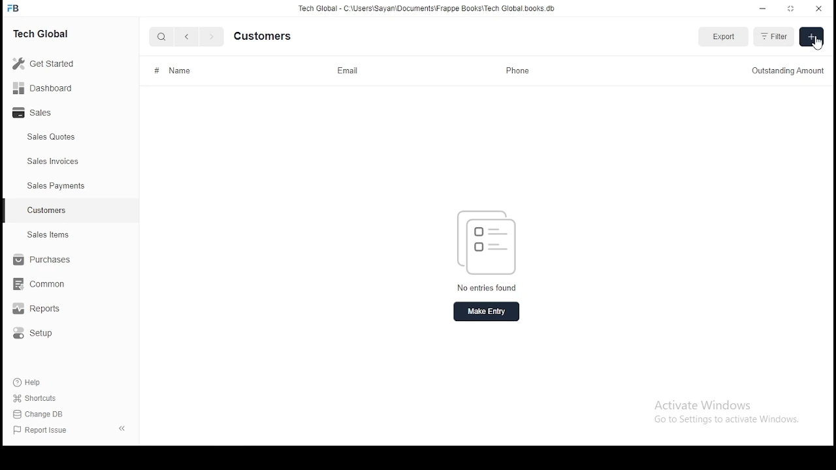 Image resolution: width=836 pixels, height=470 pixels. I want to click on purchase, so click(39, 260).